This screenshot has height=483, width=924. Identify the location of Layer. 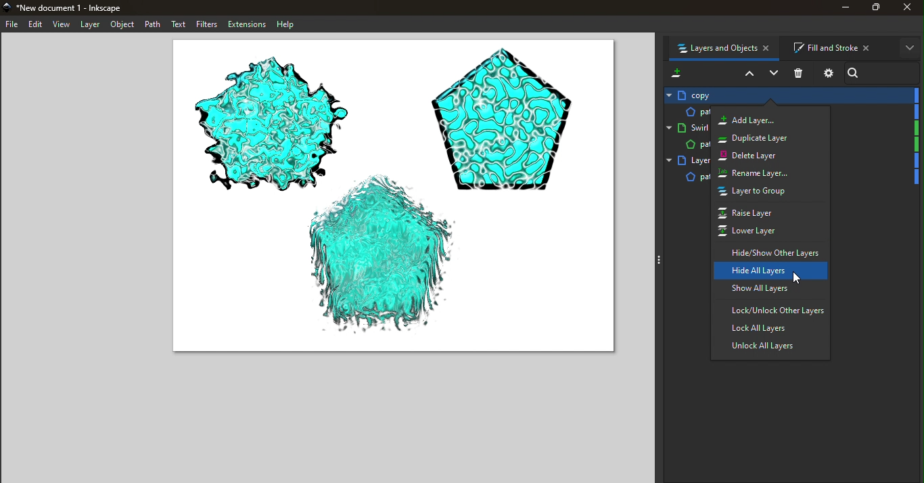
(688, 145).